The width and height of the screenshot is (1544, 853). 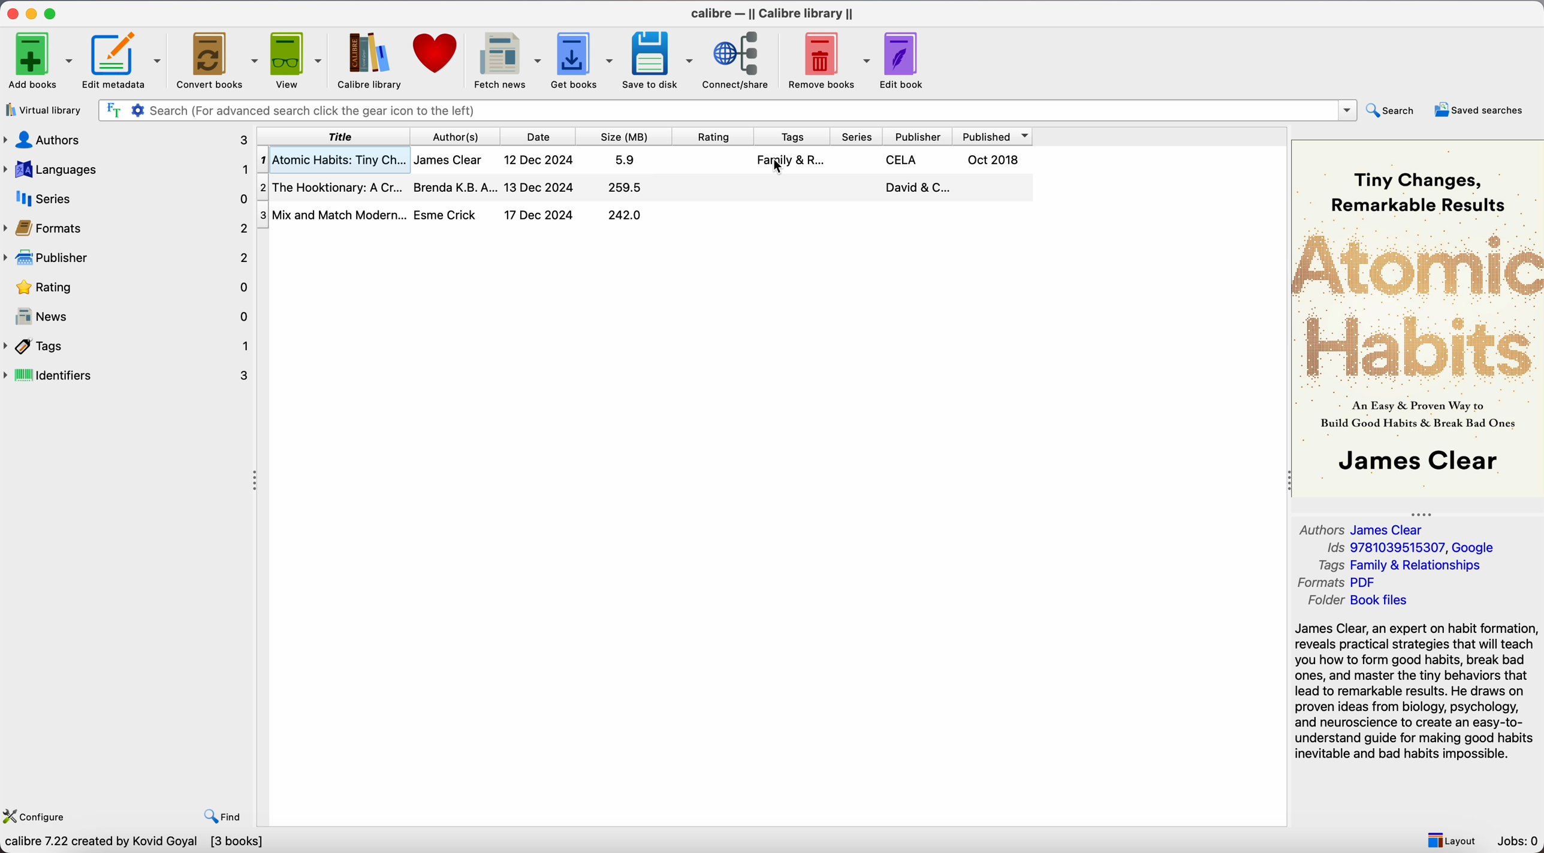 What do you see at coordinates (919, 136) in the screenshot?
I see `publisher` at bounding box center [919, 136].